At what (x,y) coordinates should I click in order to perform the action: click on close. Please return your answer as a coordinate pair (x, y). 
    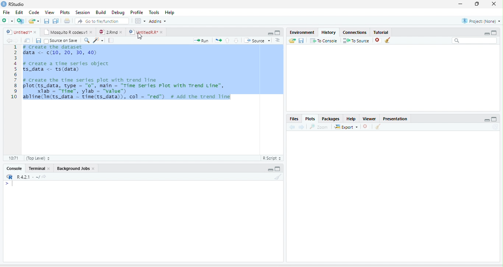
    Looking at the image, I should click on (161, 32).